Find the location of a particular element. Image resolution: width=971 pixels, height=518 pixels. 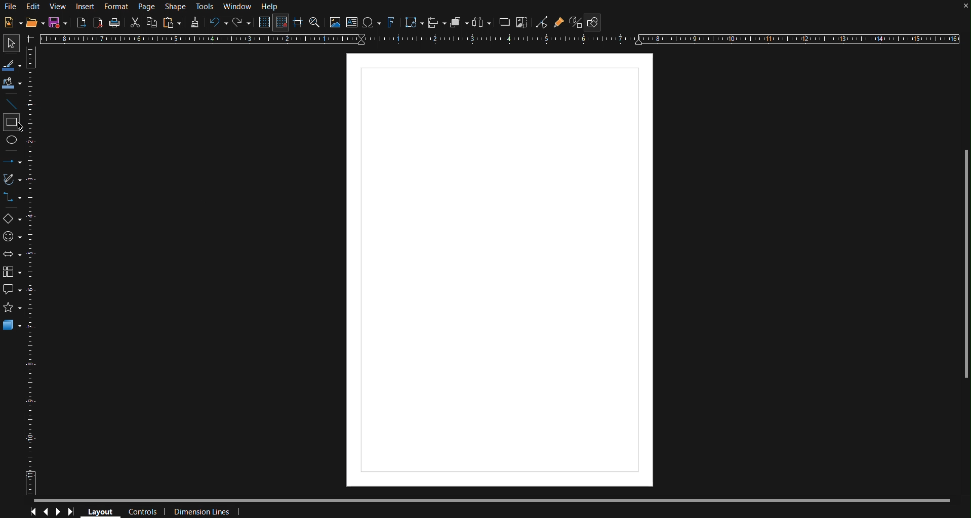

Next is located at coordinates (59, 512).